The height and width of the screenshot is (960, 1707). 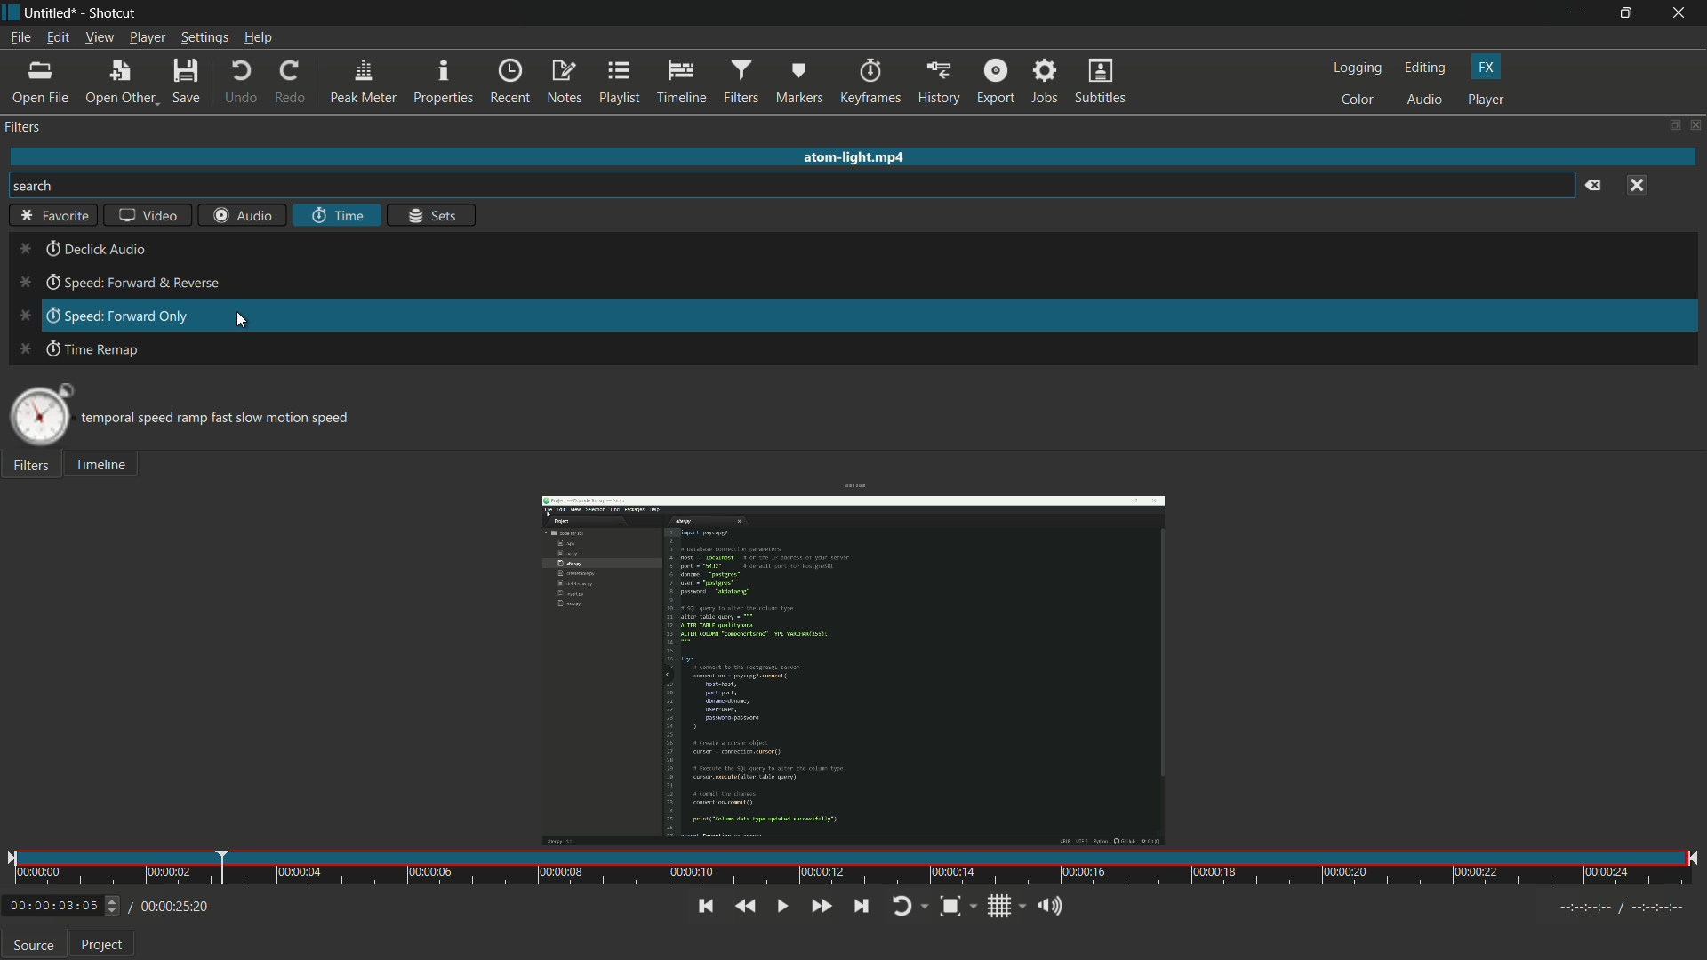 What do you see at coordinates (34, 945) in the screenshot?
I see `source` at bounding box center [34, 945].